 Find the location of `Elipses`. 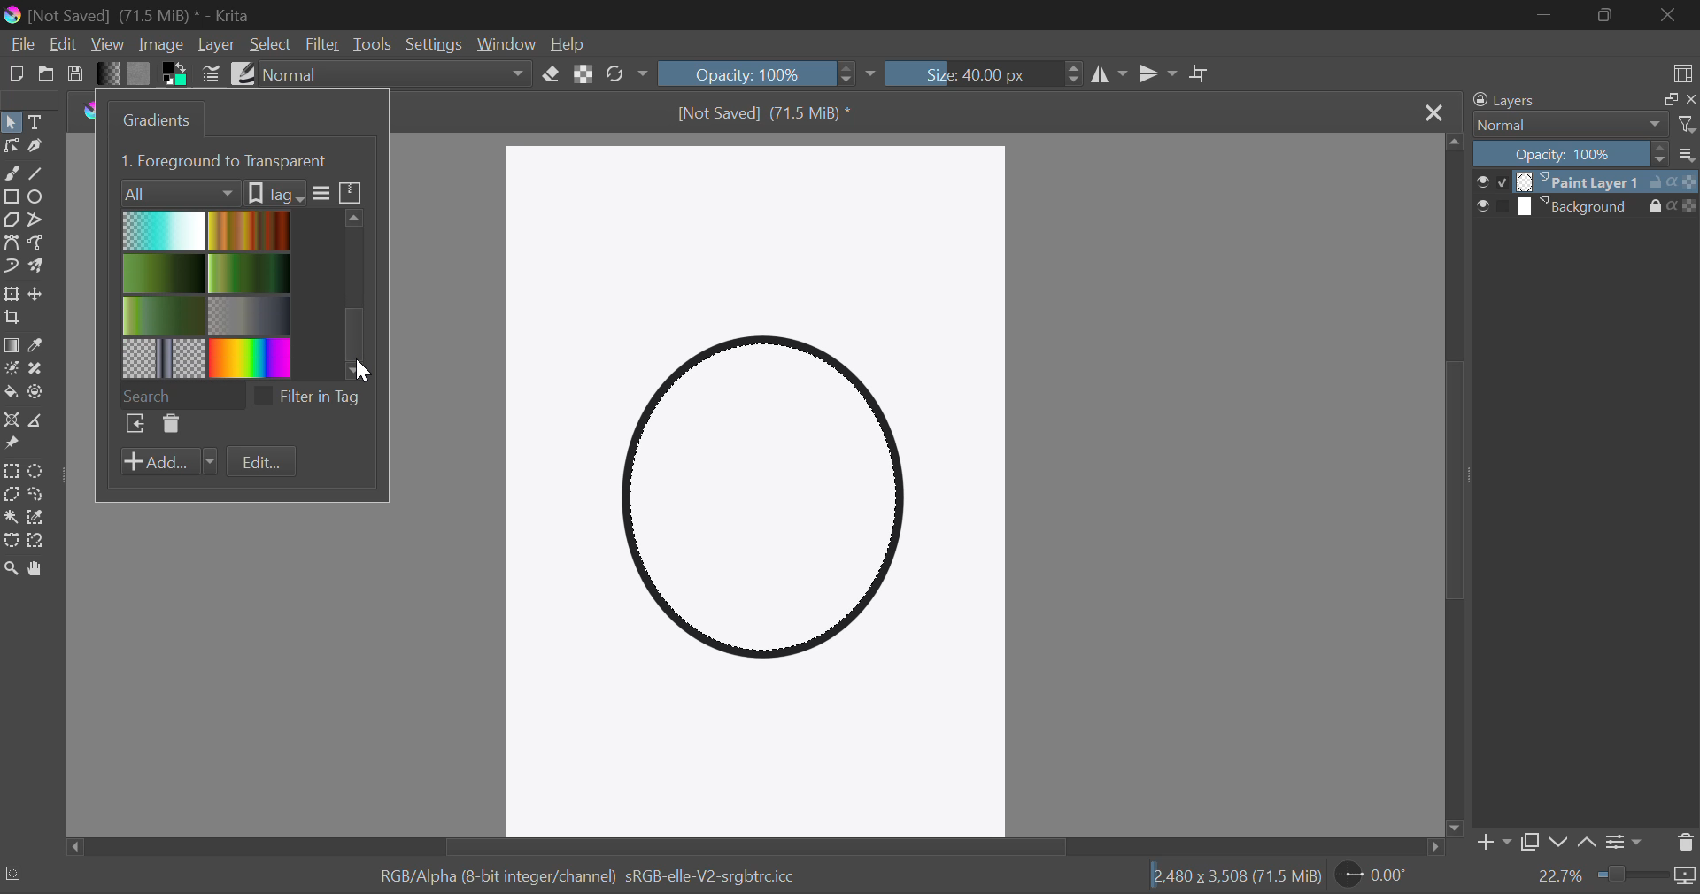

Elipses is located at coordinates (41, 198).